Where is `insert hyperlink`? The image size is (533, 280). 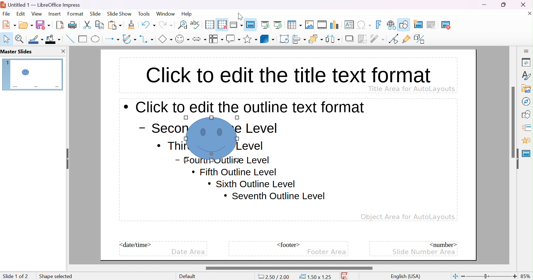
insert hyperlink is located at coordinates (391, 25).